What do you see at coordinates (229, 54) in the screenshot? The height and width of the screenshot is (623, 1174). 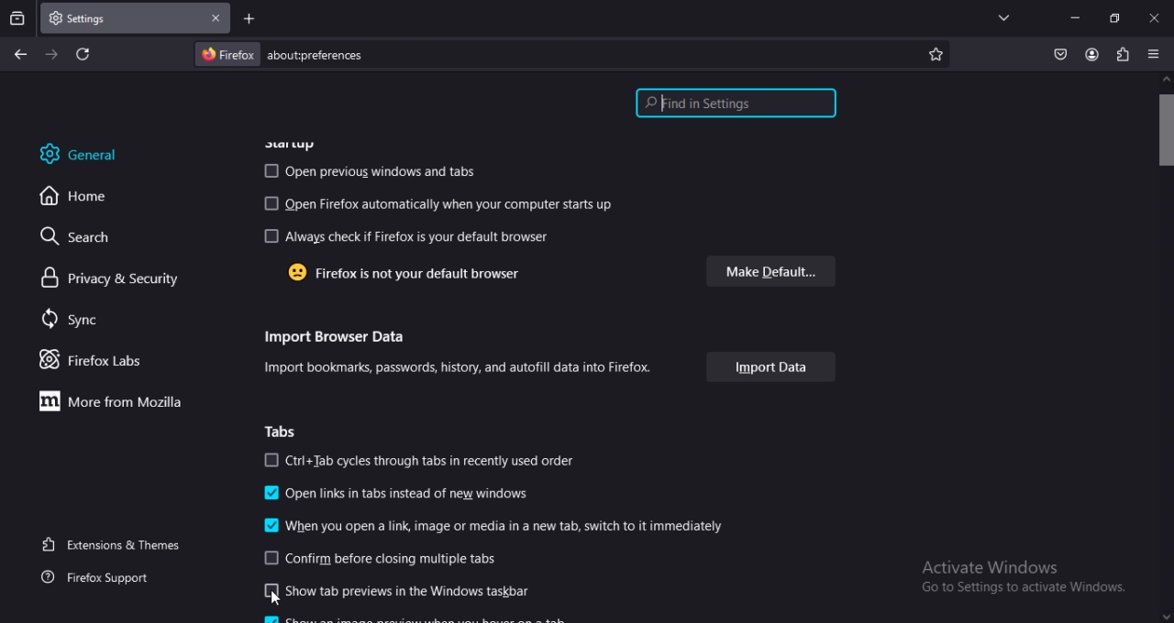 I see ` Firefox` at bounding box center [229, 54].